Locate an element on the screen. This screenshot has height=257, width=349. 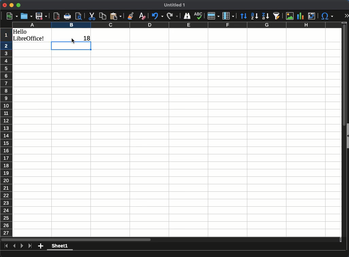
redo is located at coordinates (172, 15).